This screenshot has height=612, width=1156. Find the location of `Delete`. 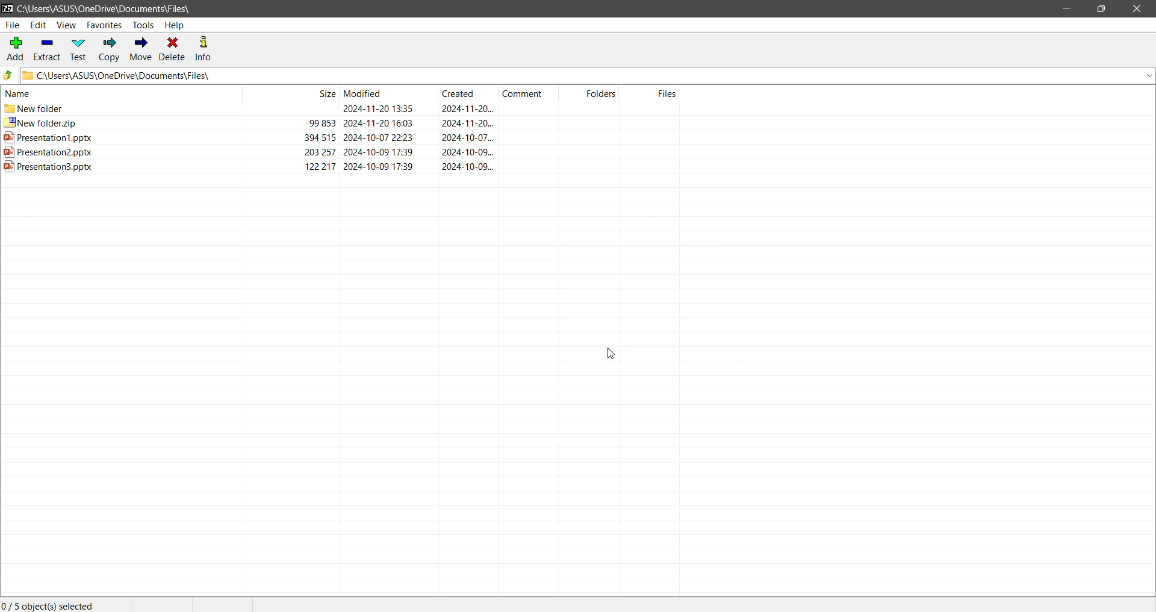

Delete is located at coordinates (173, 49).